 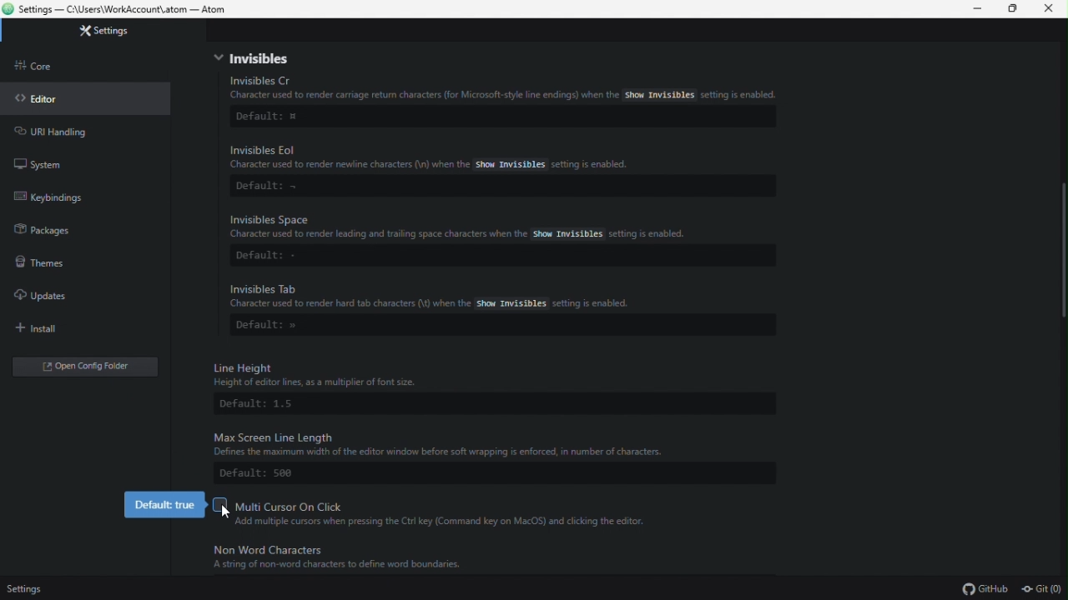 I want to click on Package, so click(x=59, y=234).